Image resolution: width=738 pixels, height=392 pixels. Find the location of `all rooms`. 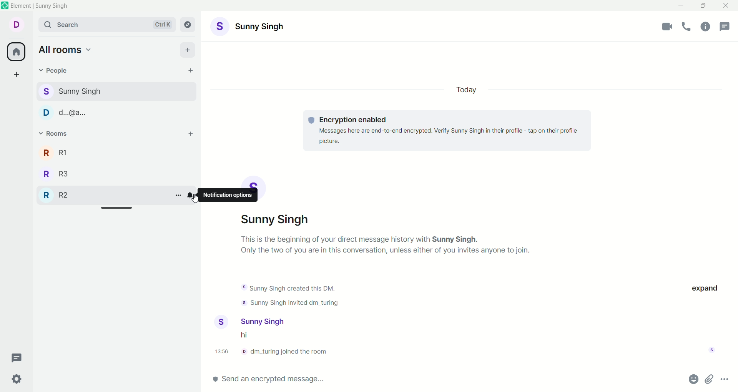

all rooms is located at coordinates (16, 53).